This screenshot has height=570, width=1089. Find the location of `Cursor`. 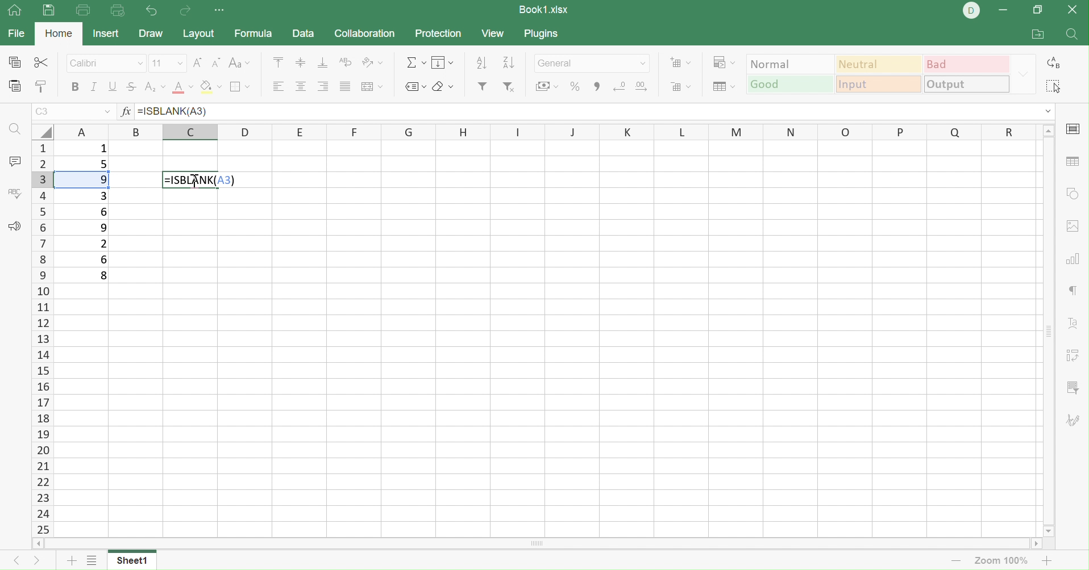

Cursor is located at coordinates (196, 181).